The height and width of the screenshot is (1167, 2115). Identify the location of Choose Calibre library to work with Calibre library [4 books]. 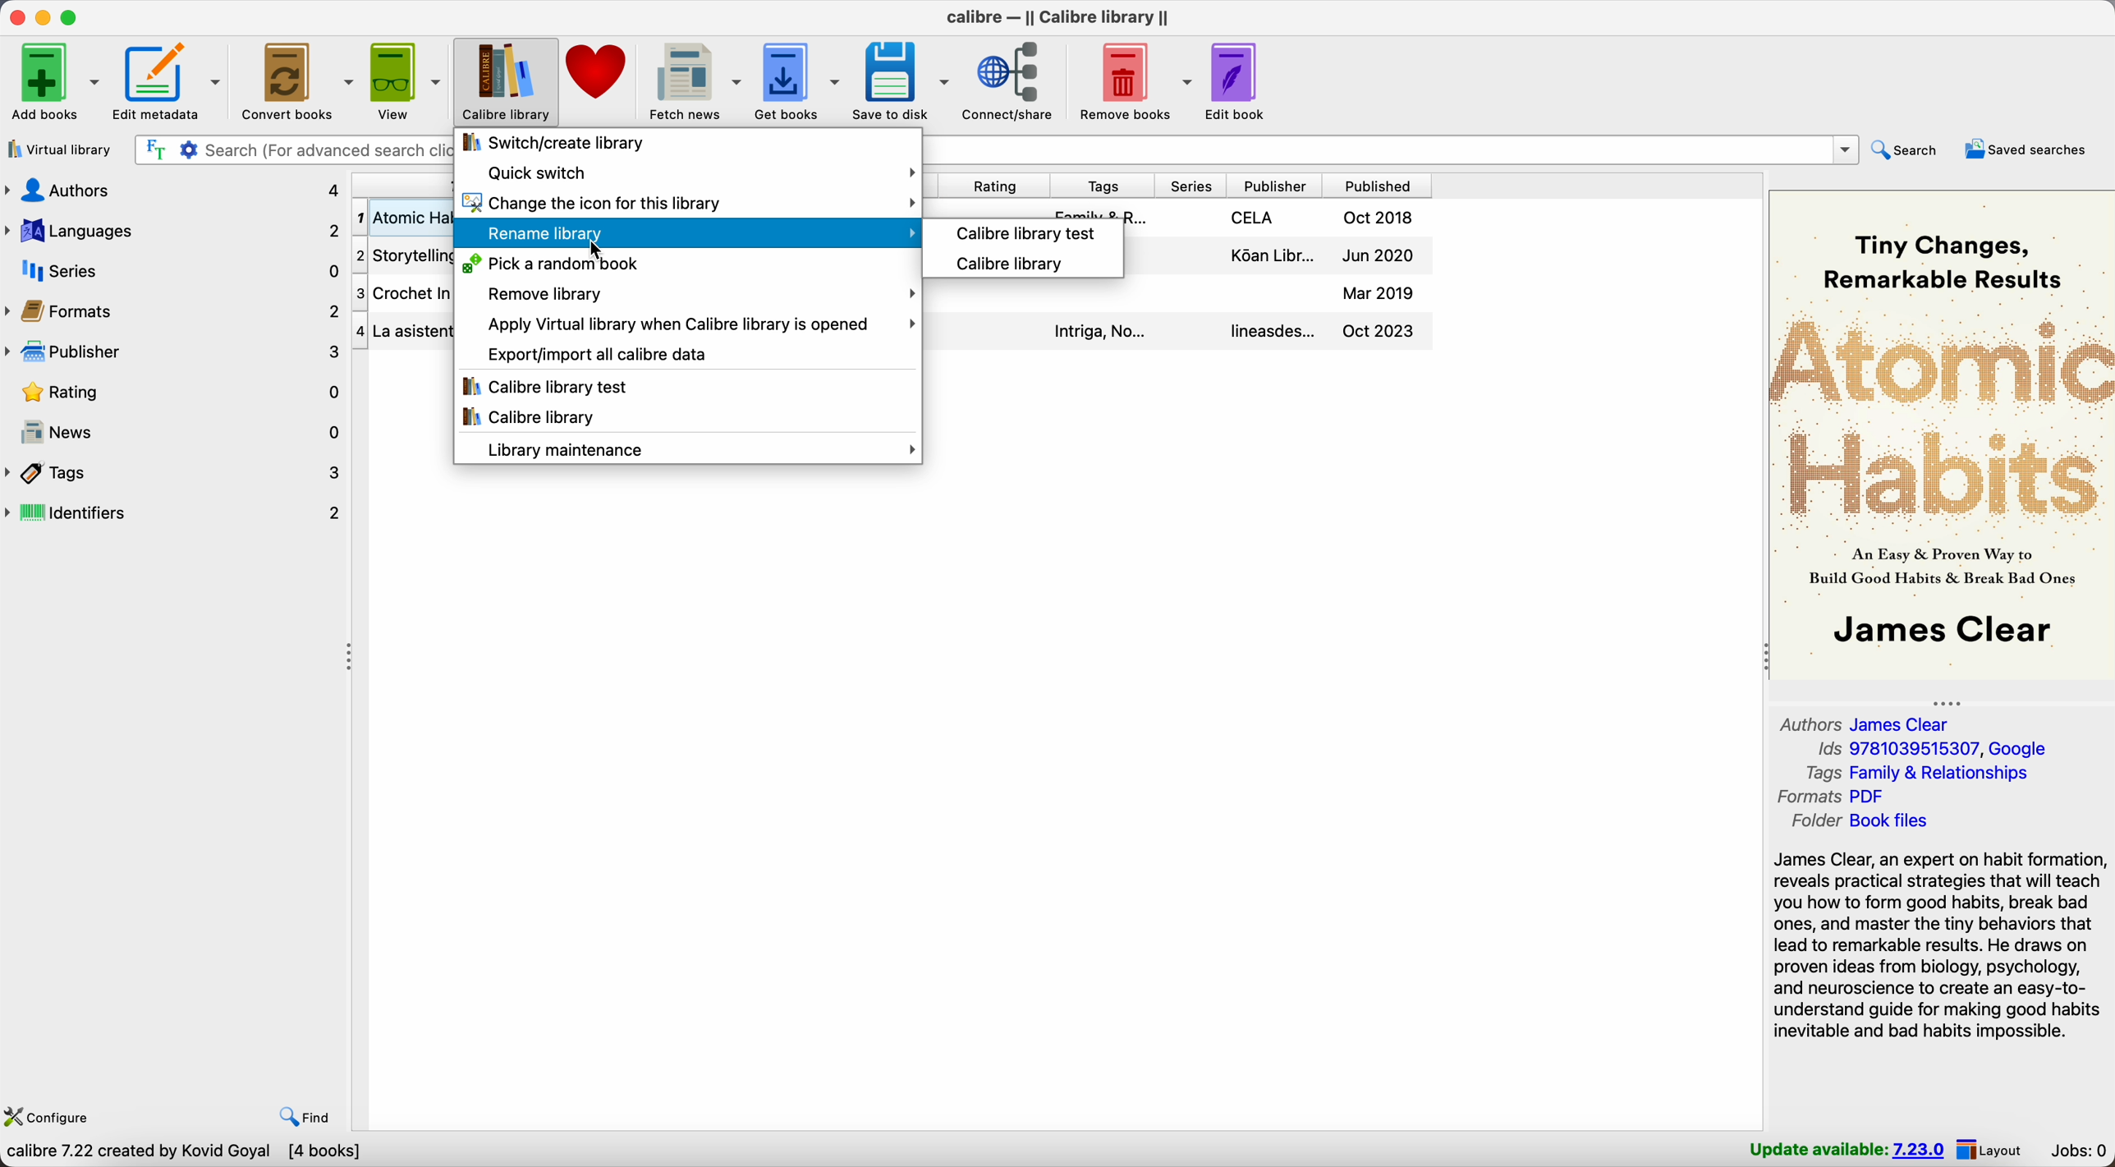
(241, 1153).